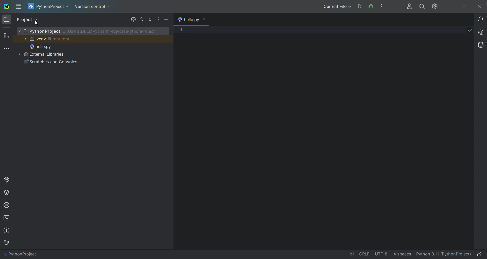  What do you see at coordinates (183, 89) in the screenshot?
I see `line number` at bounding box center [183, 89].